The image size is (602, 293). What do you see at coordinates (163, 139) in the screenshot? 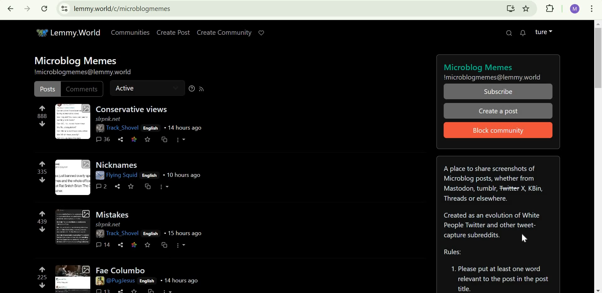
I see `cross-post` at bounding box center [163, 139].